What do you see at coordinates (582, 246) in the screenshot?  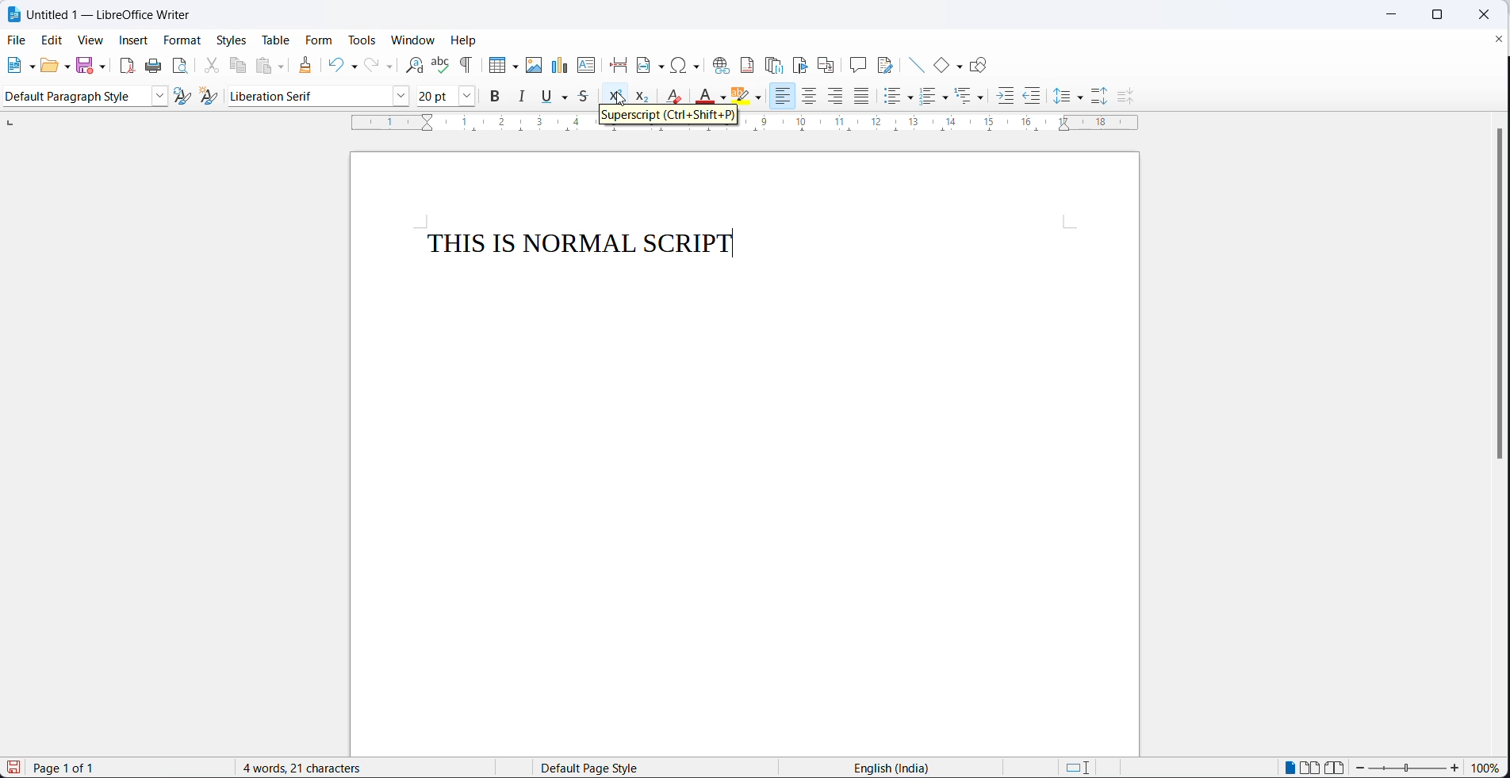 I see `THIS IS NORMAL SCRIPT]` at bounding box center [582, 246].